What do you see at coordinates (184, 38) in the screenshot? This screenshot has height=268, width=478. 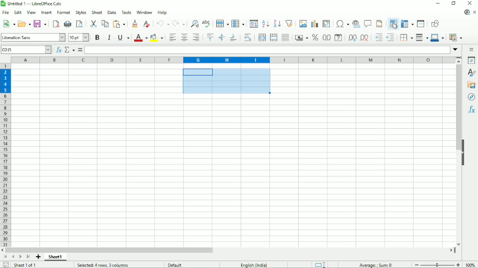 I see `Align center` at bounding box center [184, 38].